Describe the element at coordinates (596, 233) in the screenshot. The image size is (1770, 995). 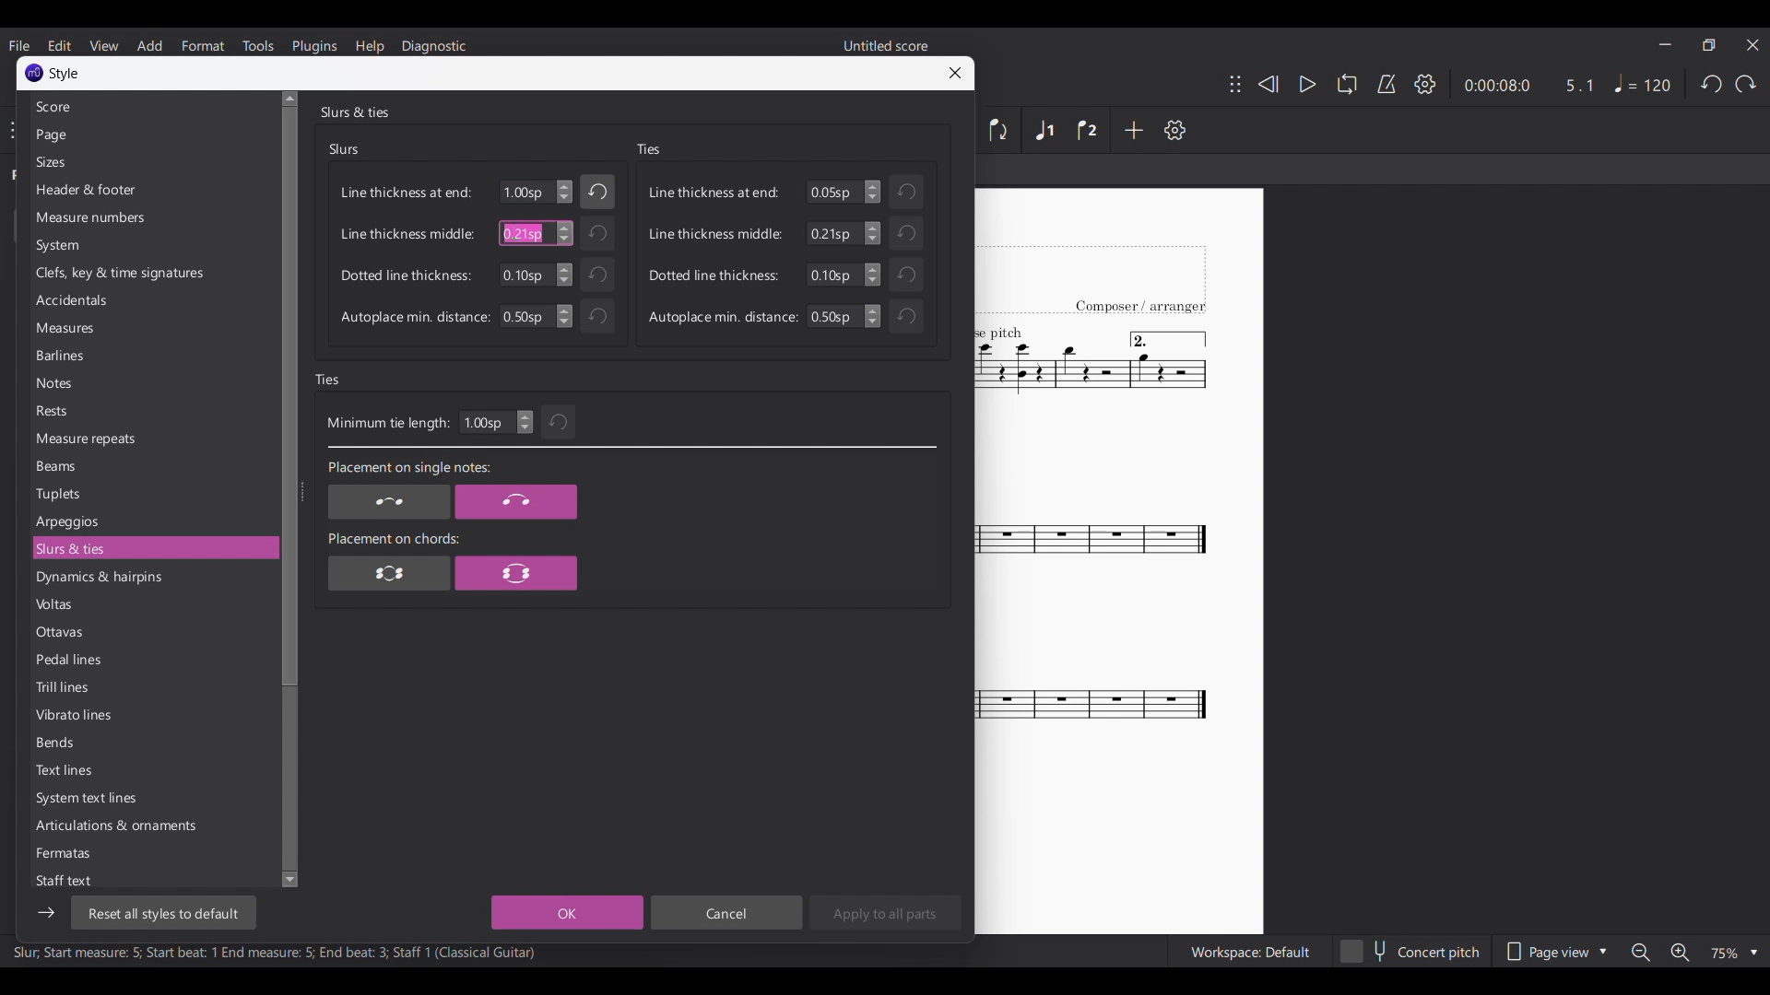
I see `Undo` at that location.